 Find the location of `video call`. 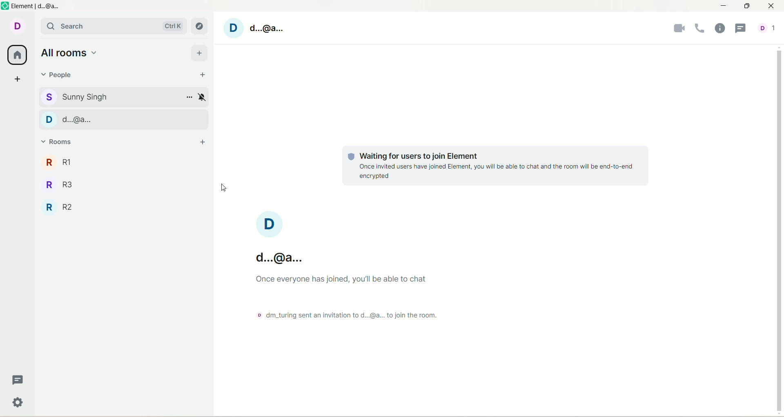

video call is located at coordinates (677, 30).